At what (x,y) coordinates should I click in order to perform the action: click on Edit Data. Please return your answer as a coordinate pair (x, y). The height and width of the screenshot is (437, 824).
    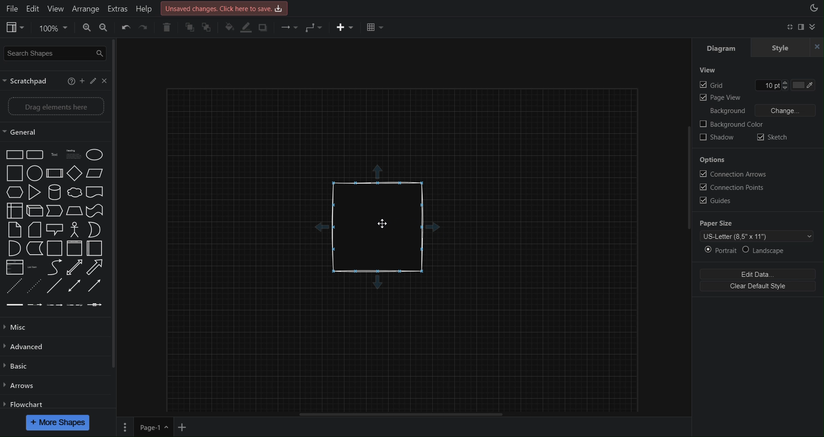
    Looking at the image, I should click on (760, 273).